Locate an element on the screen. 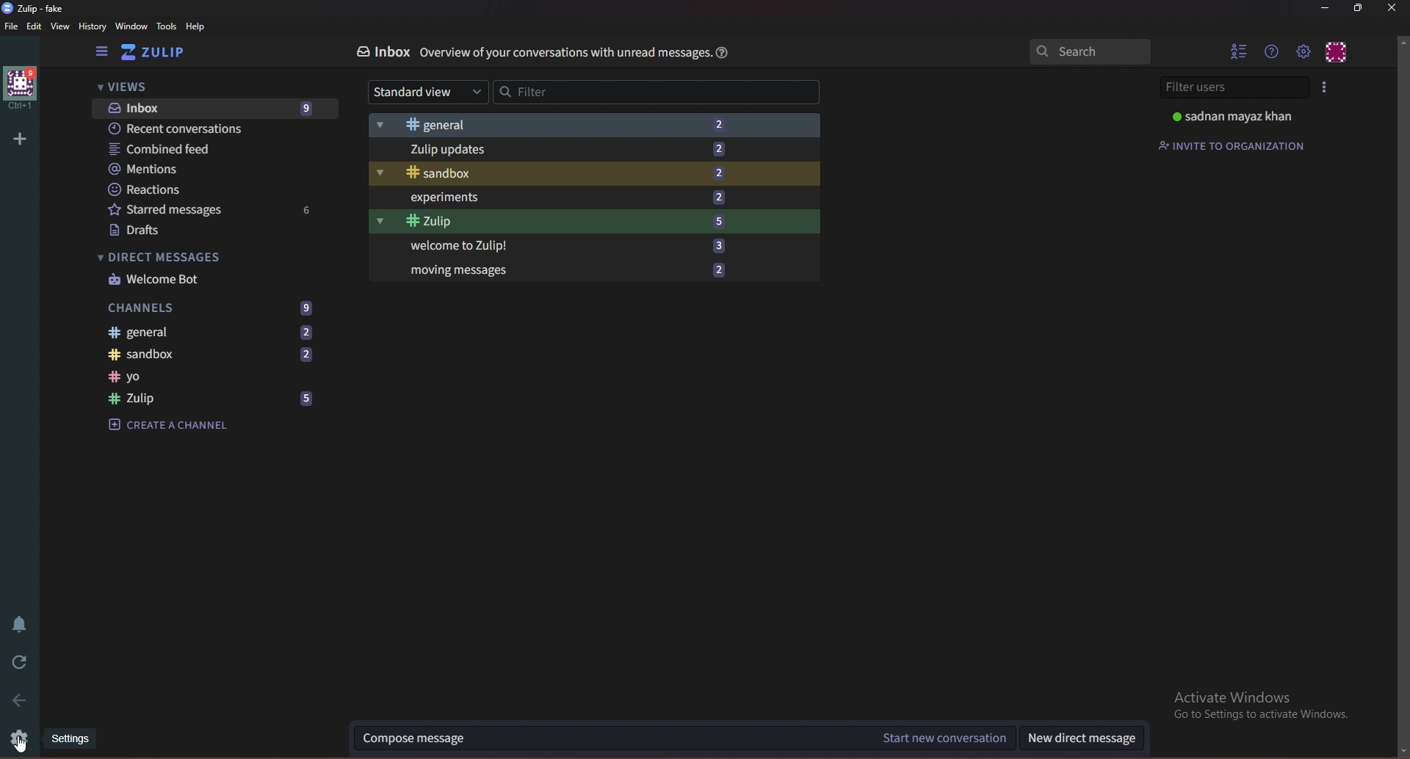 The image size is (1410, 759). New direct message is located at coordinates (1082, 739).